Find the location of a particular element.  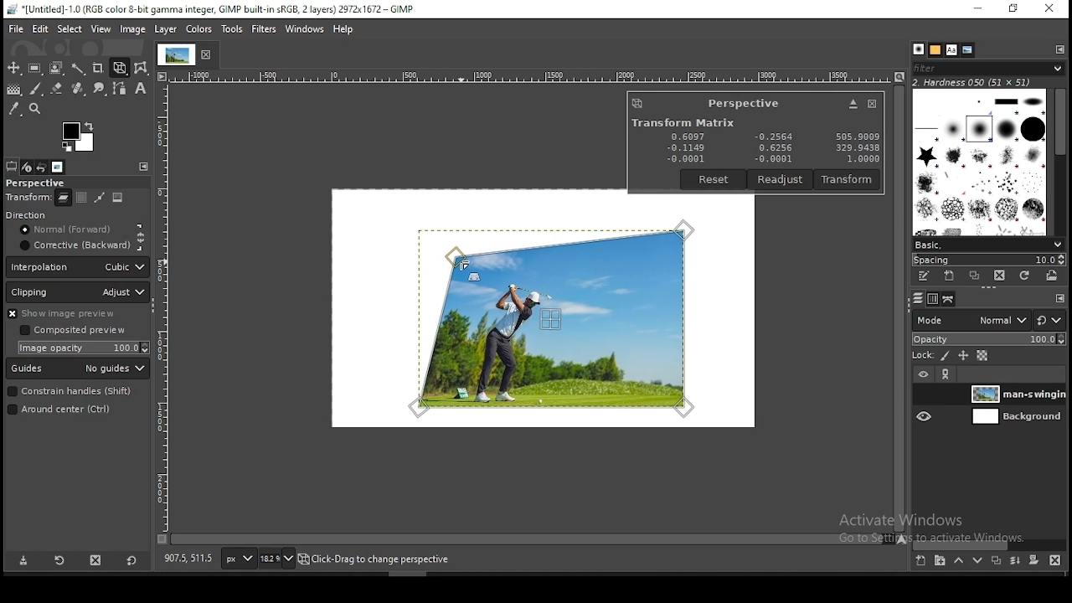

new layer is located at coordinates (920, 560).